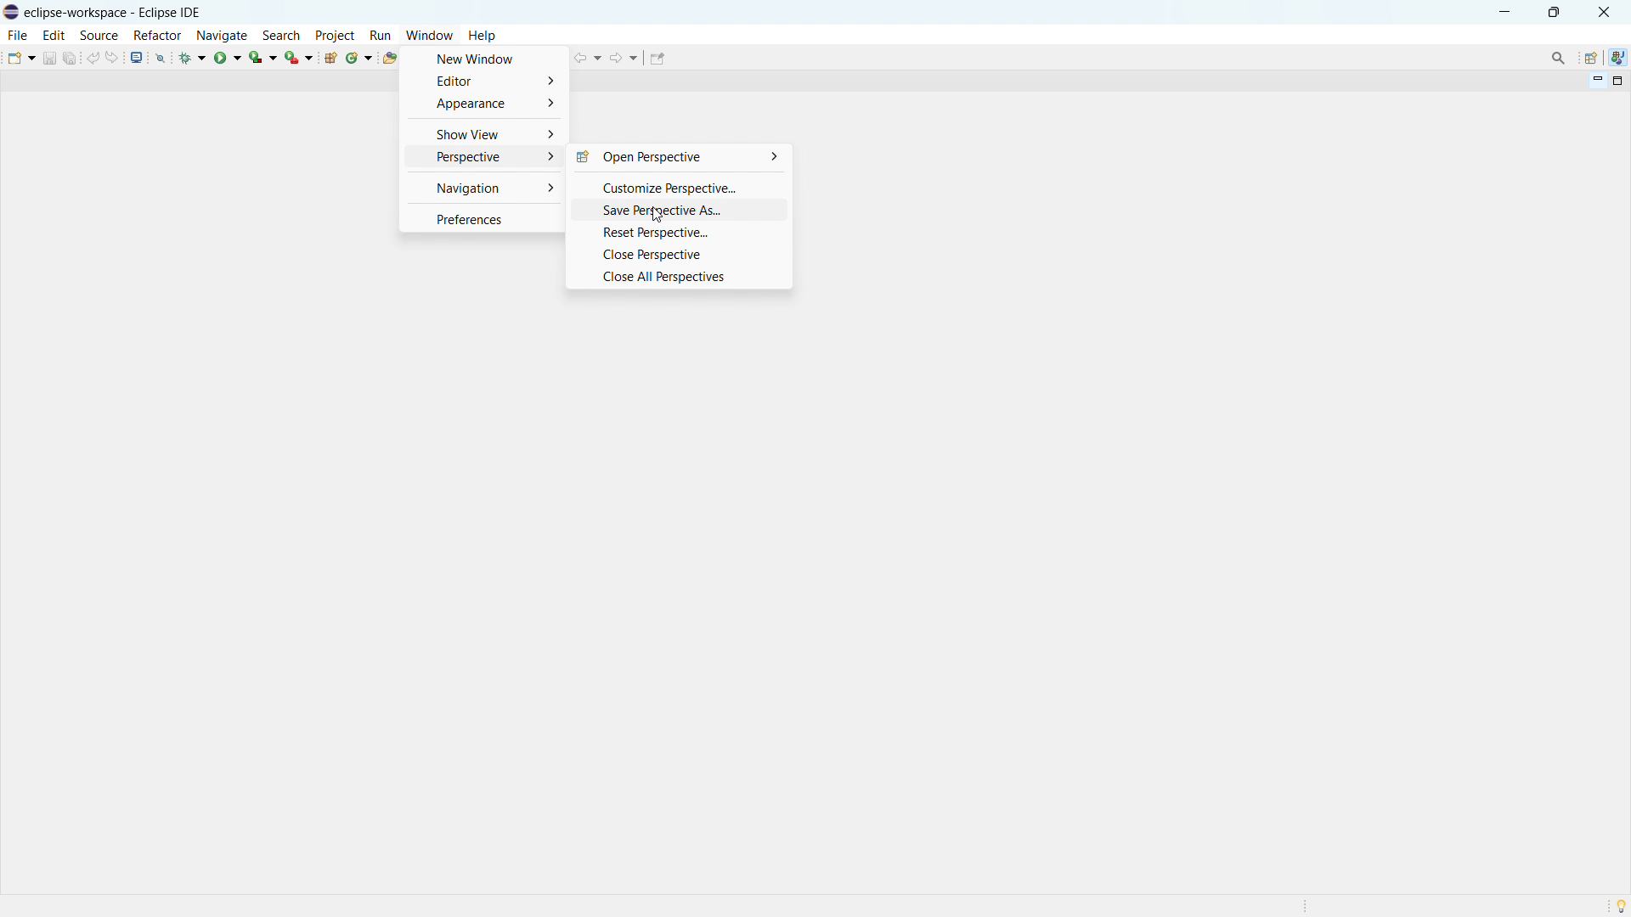 The width and height of the screenshot is (1631, 917). What do you see at coordinates (330, 58) in the screenshot?
I see `new java package` at bounding box center [330, 58].